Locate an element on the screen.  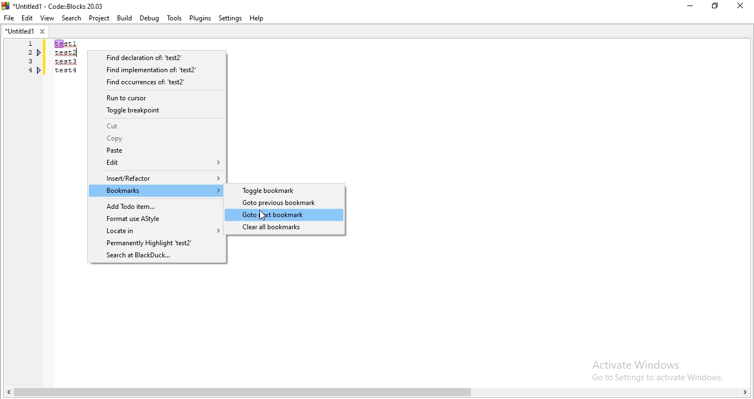
Search  is located at coordinates (70, 18).